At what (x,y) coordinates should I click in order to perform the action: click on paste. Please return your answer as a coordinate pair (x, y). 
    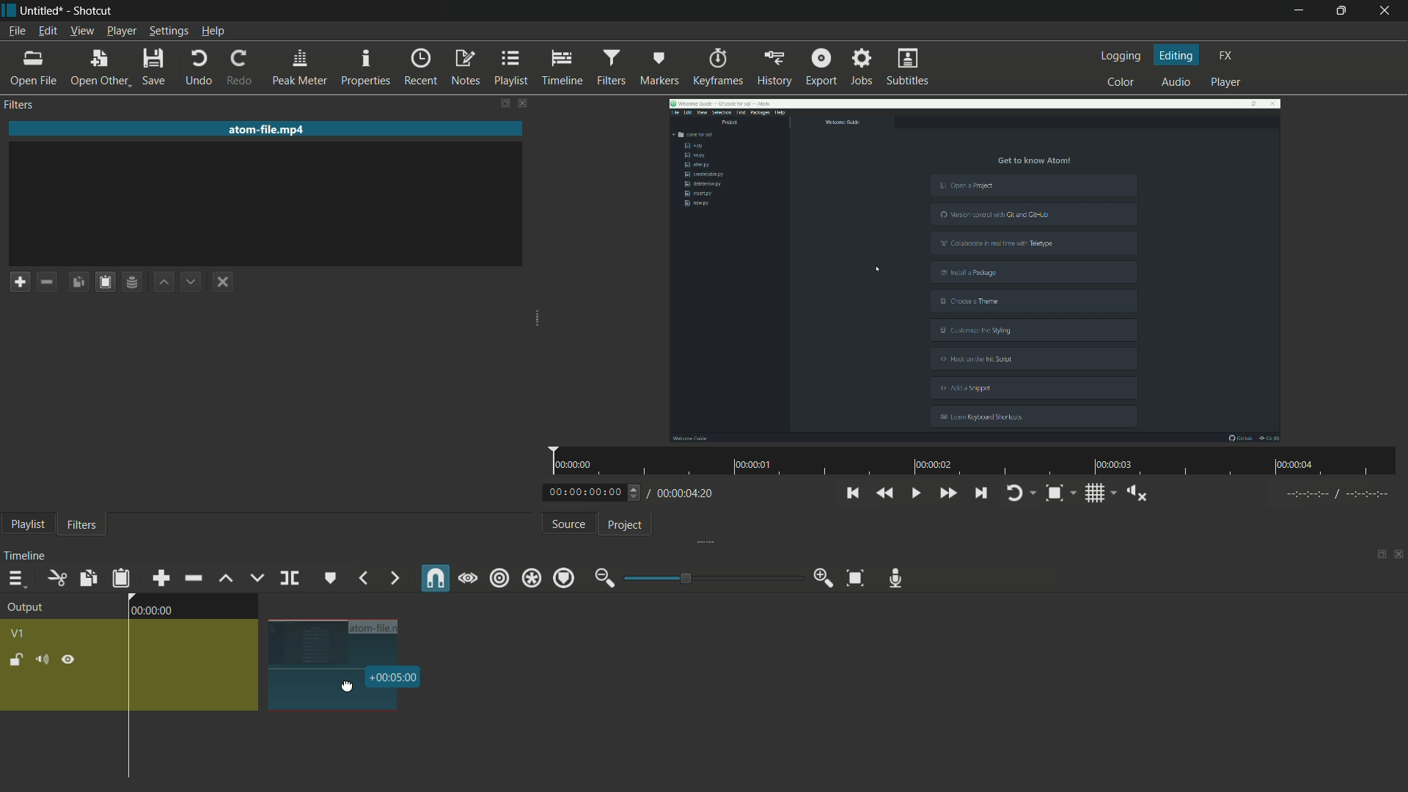
    Looking at the image, I should click on (104, 282).